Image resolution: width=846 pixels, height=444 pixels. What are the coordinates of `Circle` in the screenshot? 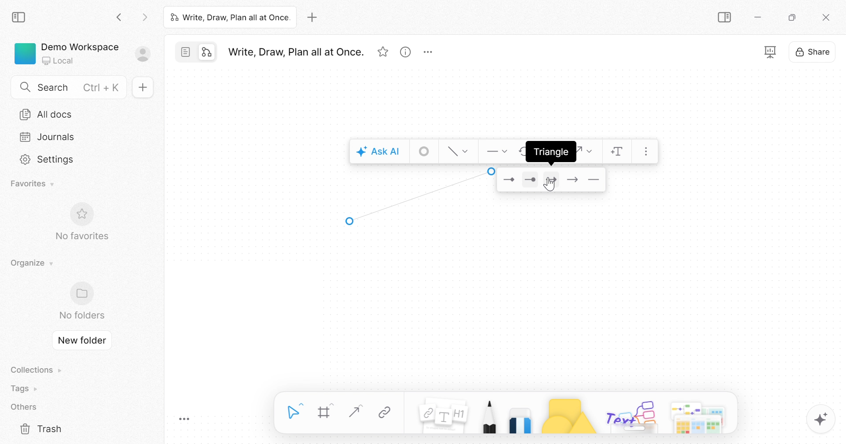 It's located at (529, 180).